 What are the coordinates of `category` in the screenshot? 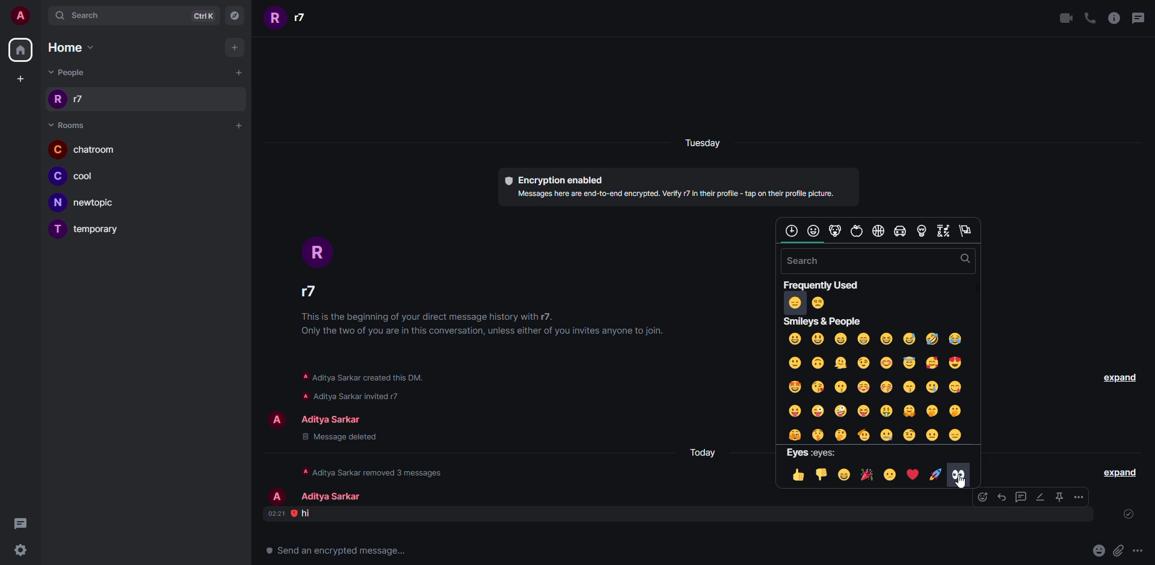 It's located at (922, 231).